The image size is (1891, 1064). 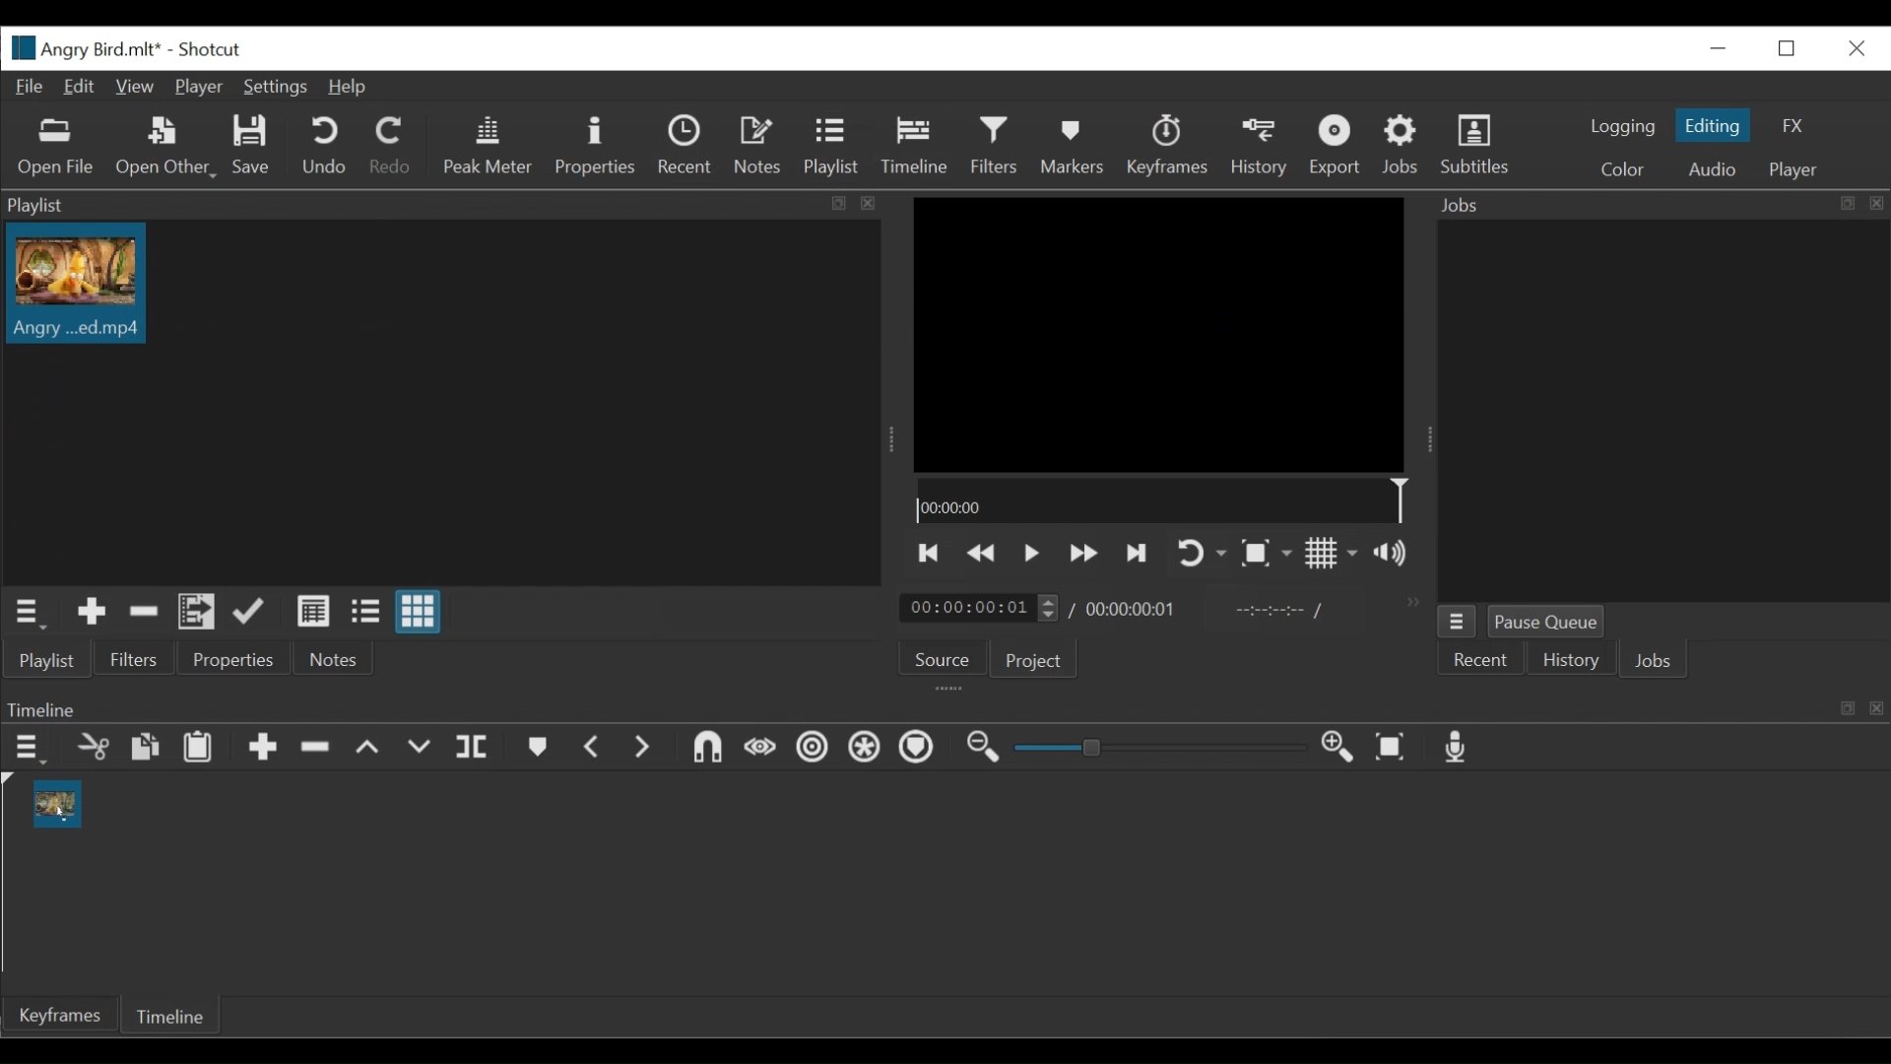 I want to click on Skip to the next point, so click(x=1138, y=551).